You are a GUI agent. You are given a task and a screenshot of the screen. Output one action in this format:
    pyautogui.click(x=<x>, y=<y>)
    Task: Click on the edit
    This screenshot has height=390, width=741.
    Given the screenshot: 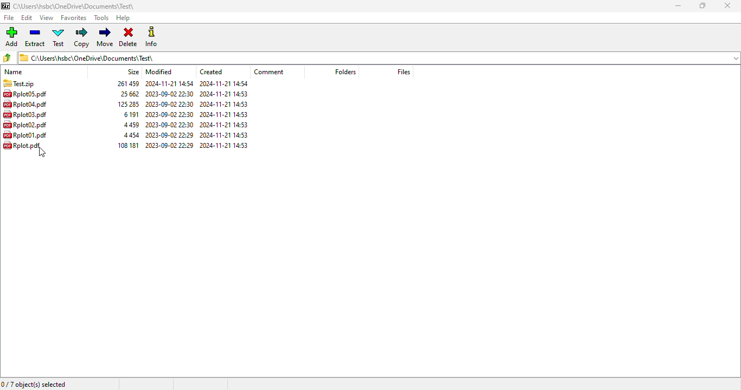 What is the action you would take?
    pyautogui.click(x=27, y=17)
    